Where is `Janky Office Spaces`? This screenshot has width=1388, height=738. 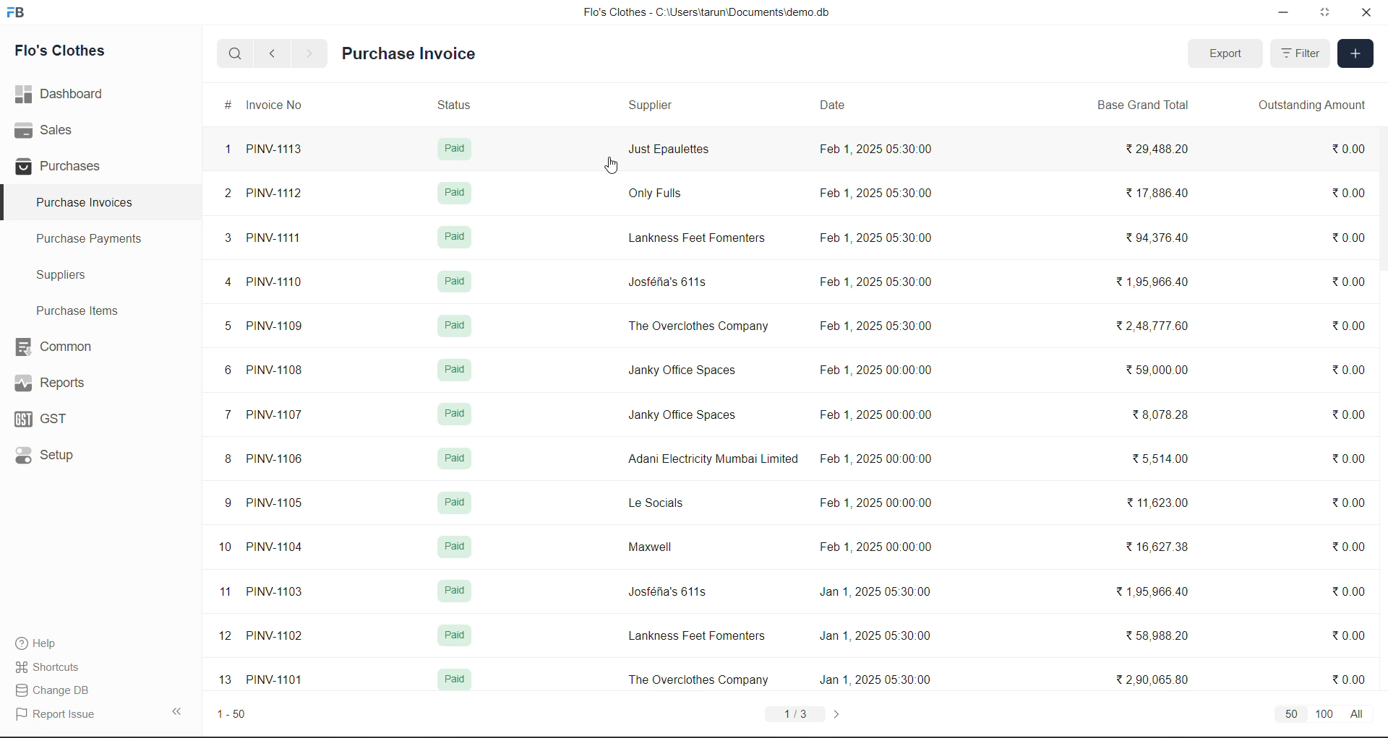 Janky Office Spaces is located at coordinates (680, 370).